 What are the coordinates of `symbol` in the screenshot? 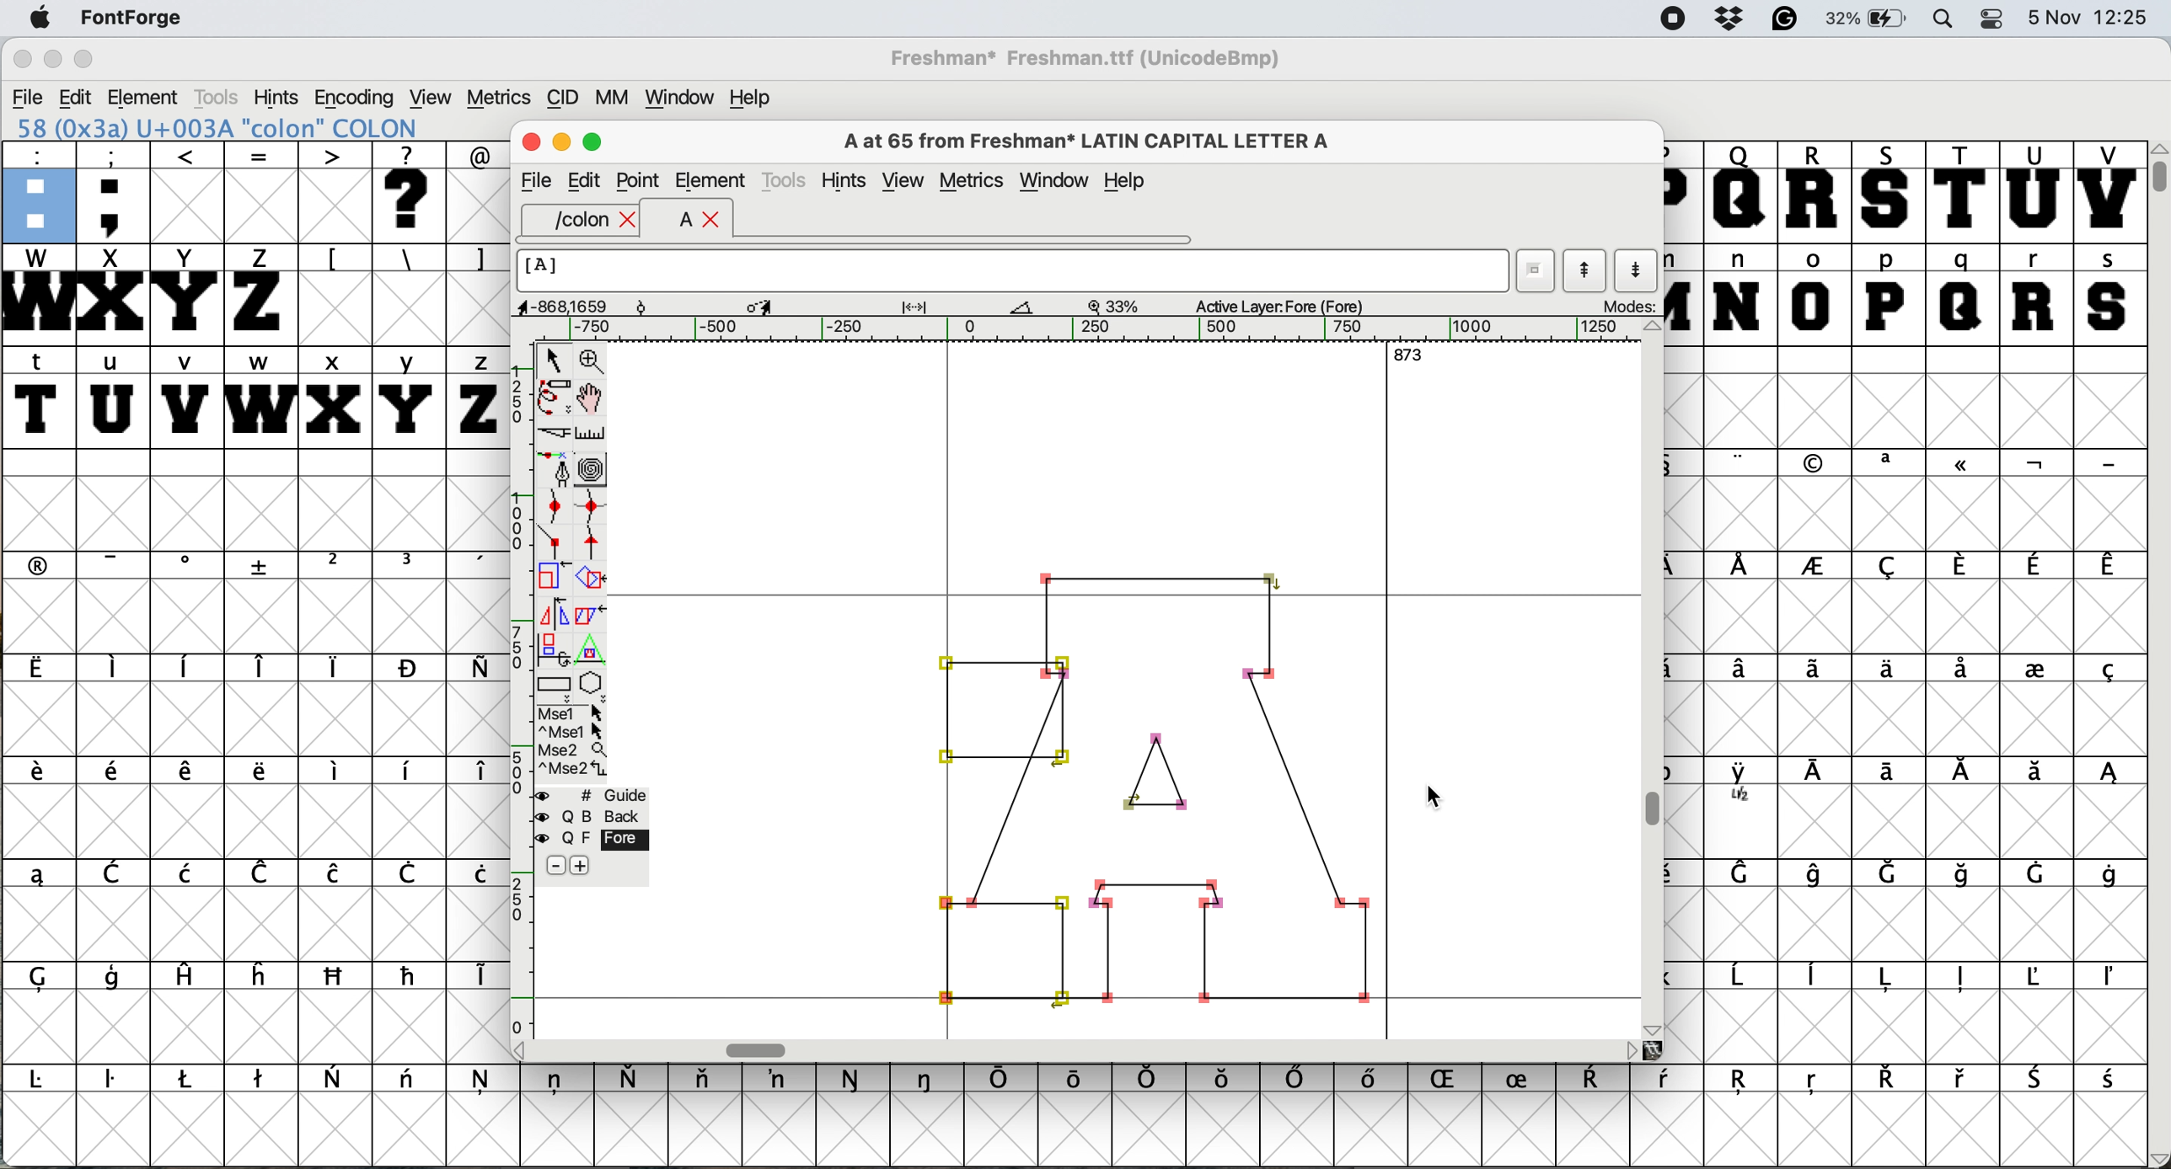 It's located at (335, 875).